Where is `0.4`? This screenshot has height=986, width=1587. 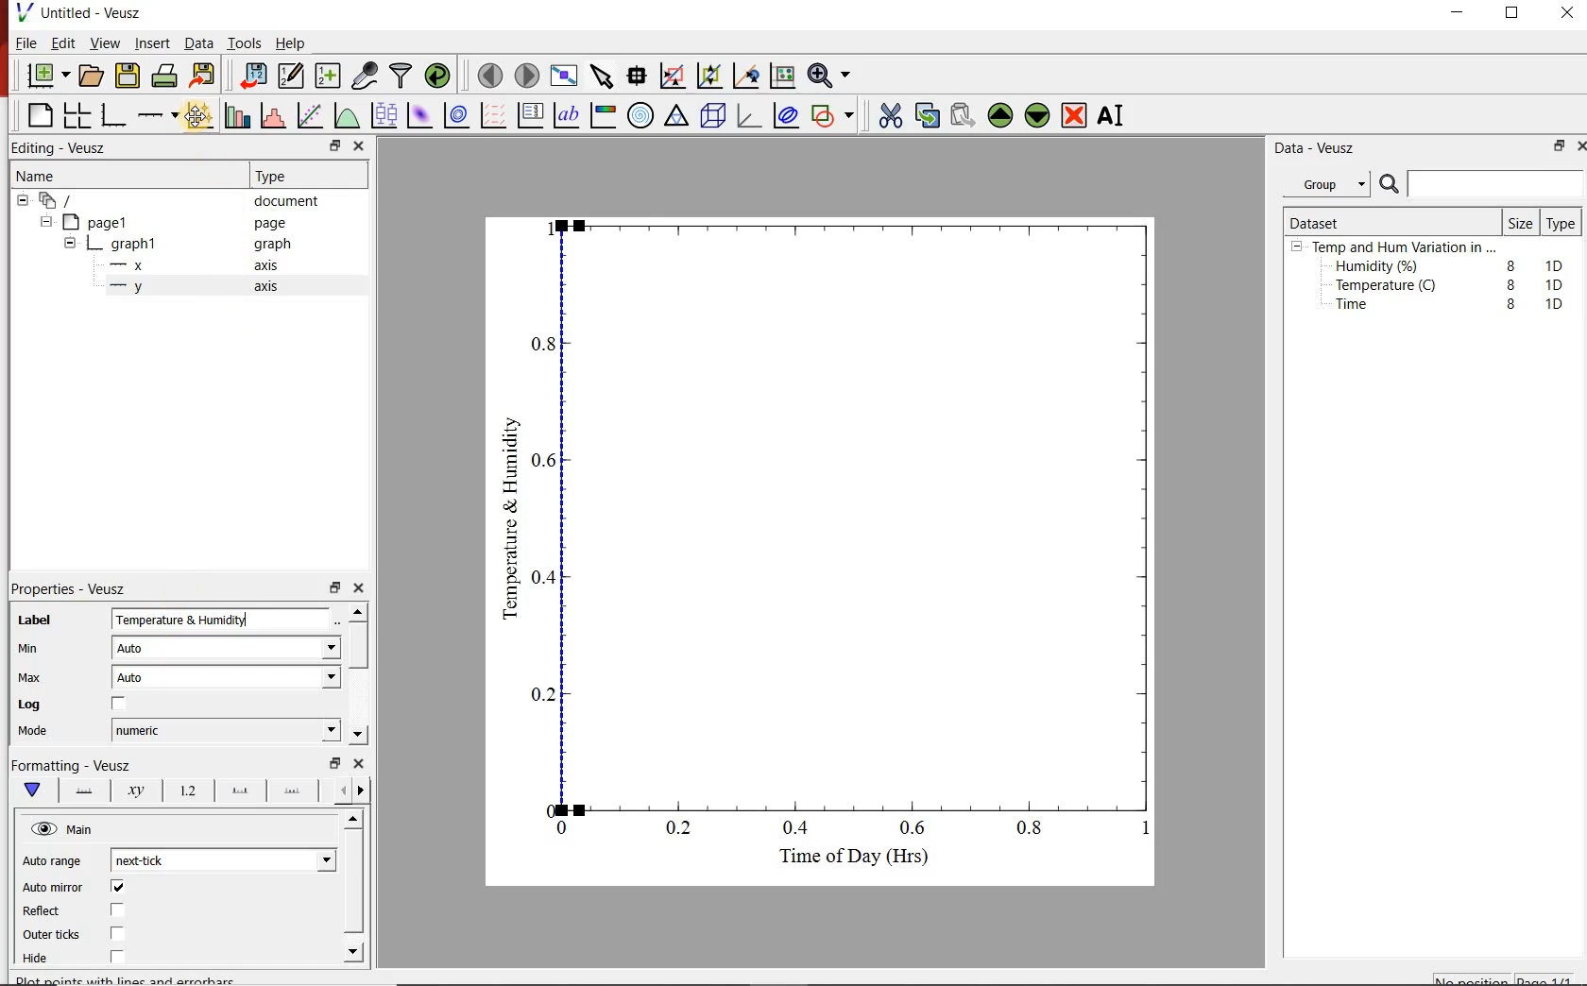 0.4 is located at coordinates (798, 829).